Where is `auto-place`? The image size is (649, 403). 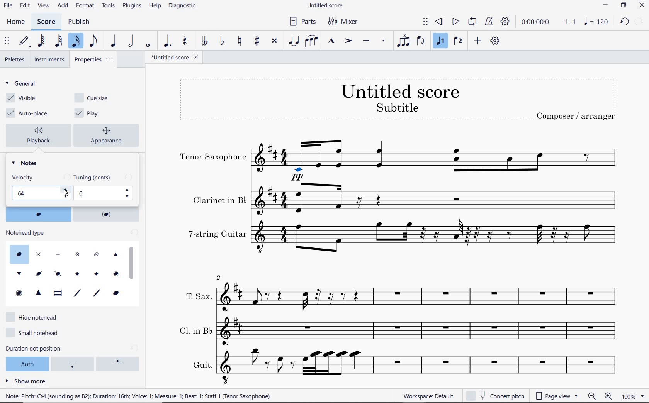
auto-place is located at coordinates (29, 113).